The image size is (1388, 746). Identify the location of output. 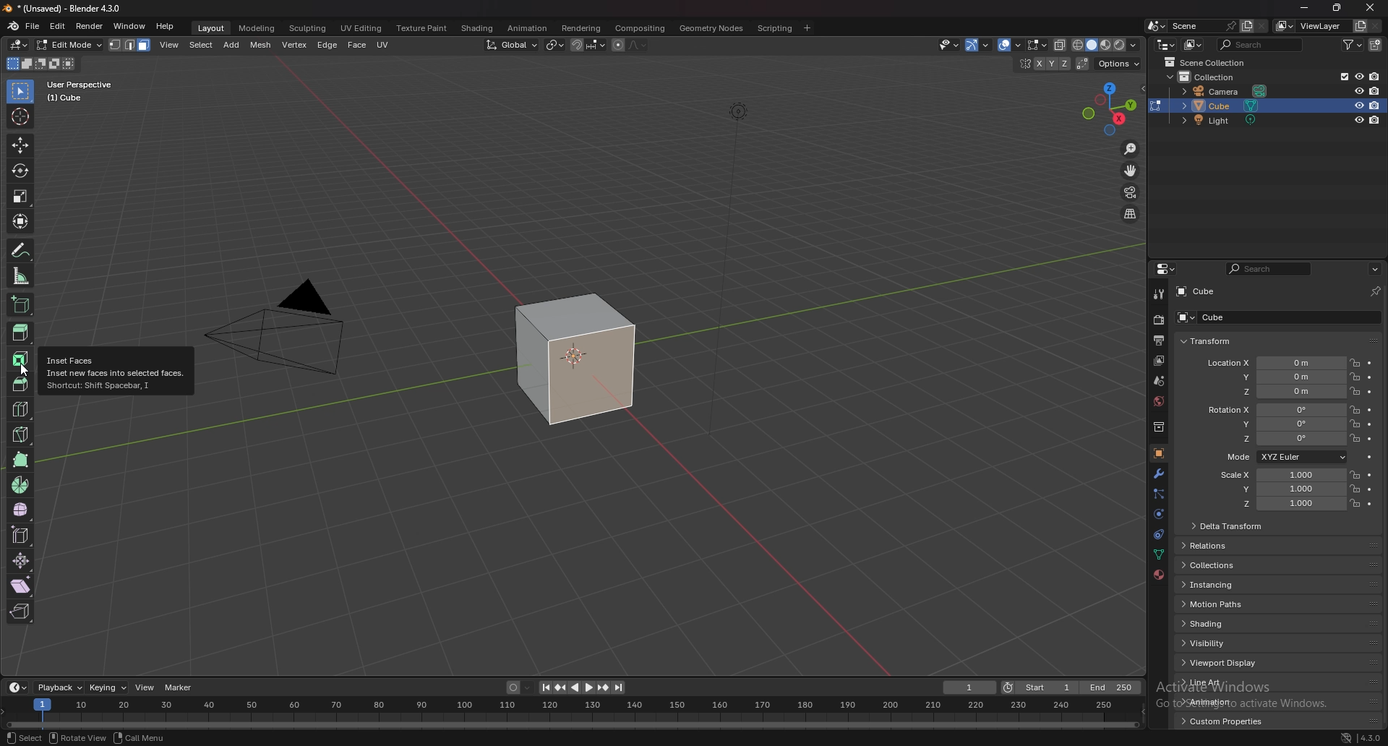
(1161, 340).